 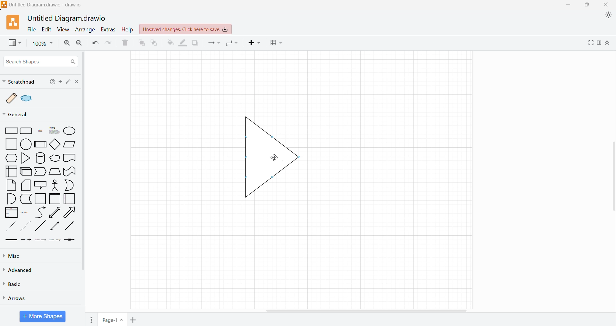 What do you see at coordinates (19, 81) in the screenshot?
I see `Scratchpad` at bounding box center [19, 81].